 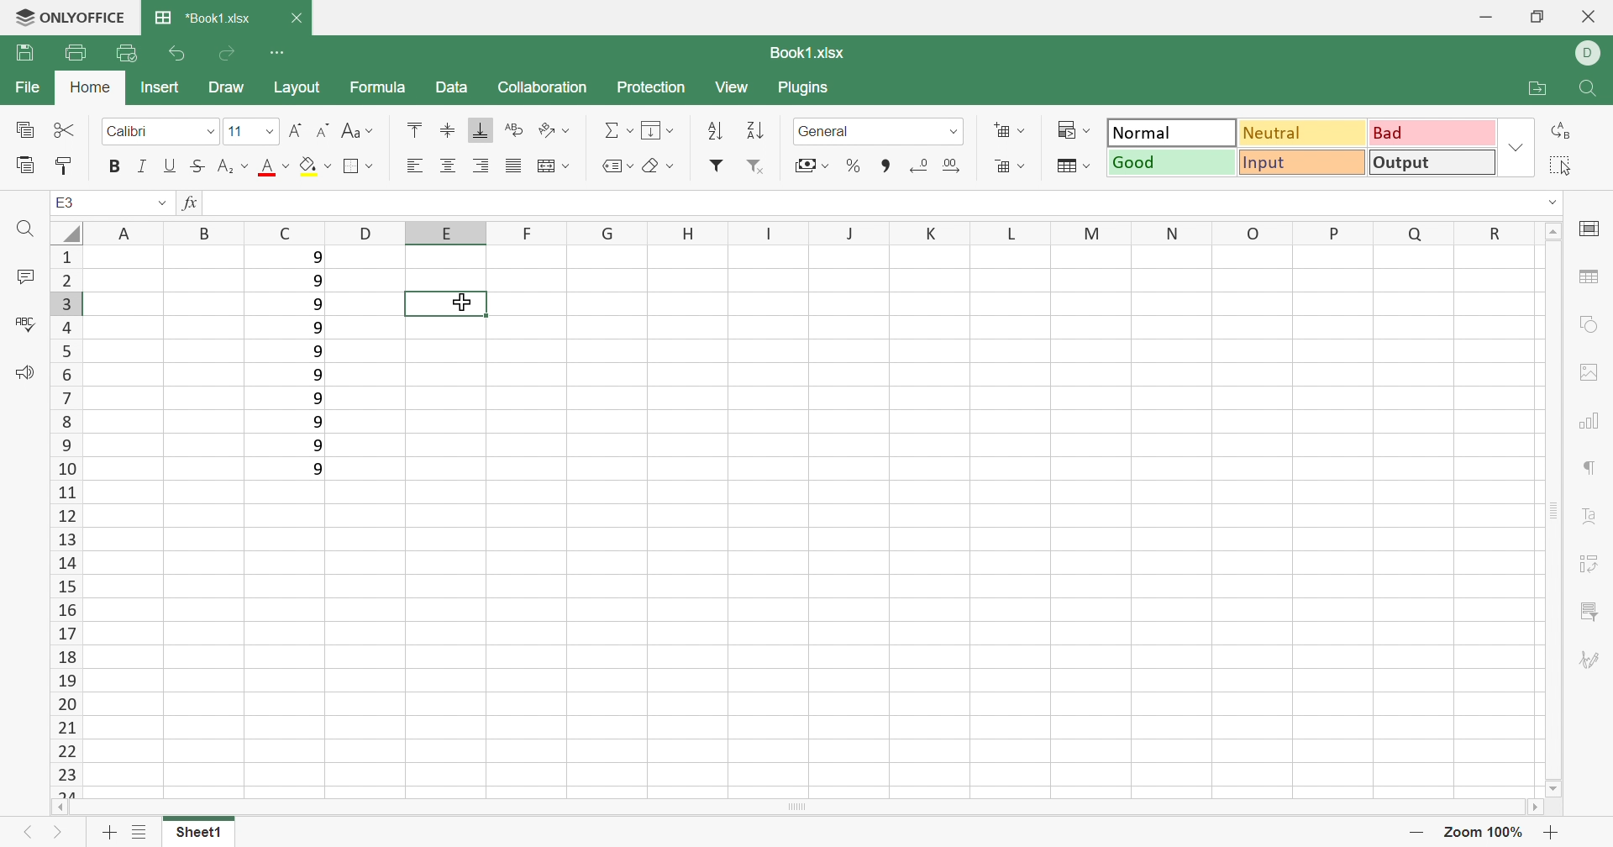 I want to click on 11, so click(x=233, y=128).